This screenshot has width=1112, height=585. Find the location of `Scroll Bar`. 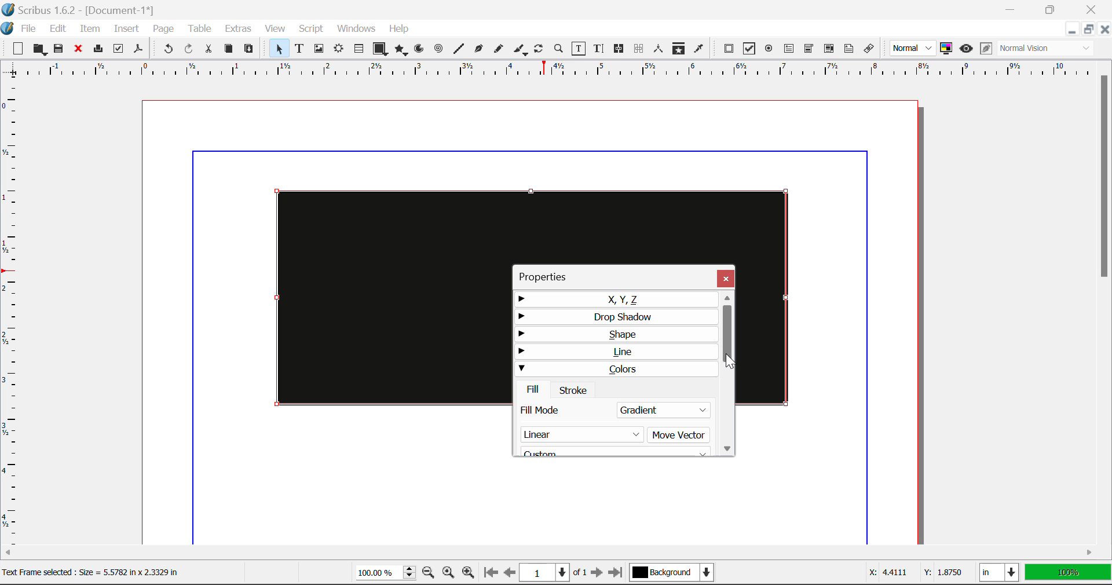

Scroll Bar is located at coordinates (550, 554).